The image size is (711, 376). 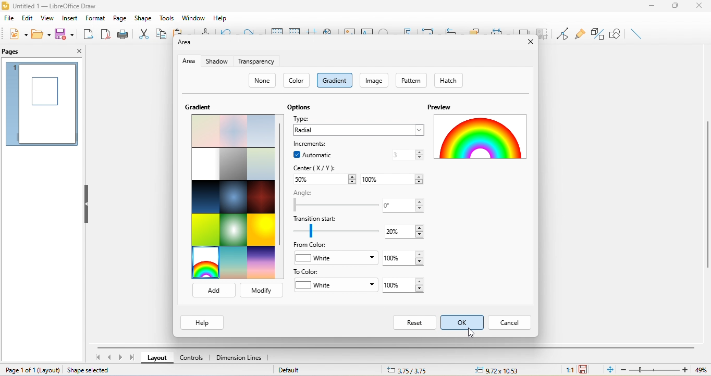 I want to click on minimize, so click(x=652, y=7).